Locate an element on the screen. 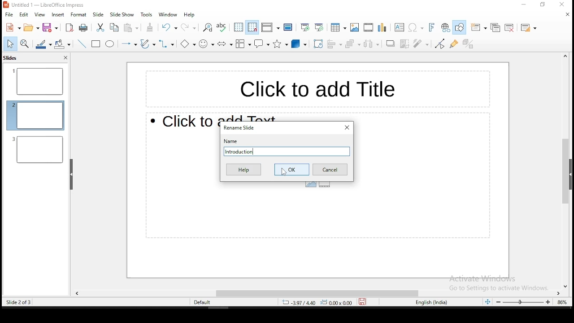 Image resolution: width=574 pixels, height=323 pixels. callout shape is located at coordinates (262, 44).